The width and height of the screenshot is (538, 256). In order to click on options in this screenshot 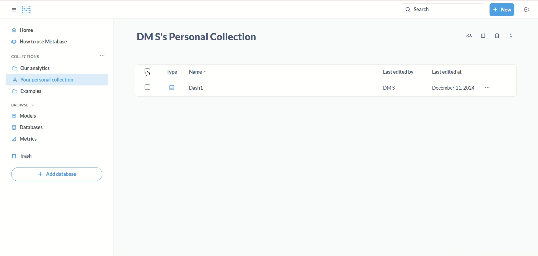, I will do `click(487, 88)`.